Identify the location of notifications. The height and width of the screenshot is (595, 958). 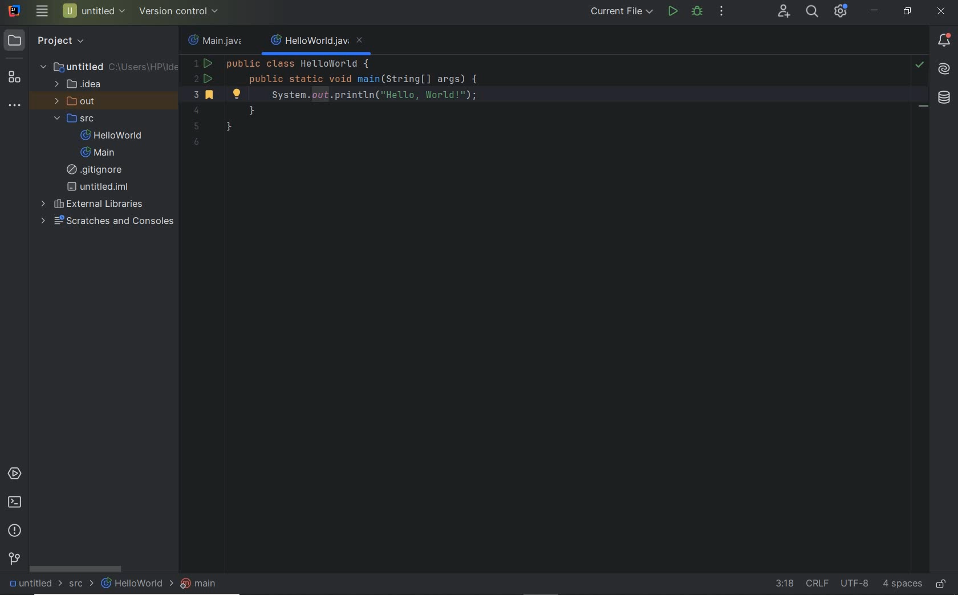
(944, 42).